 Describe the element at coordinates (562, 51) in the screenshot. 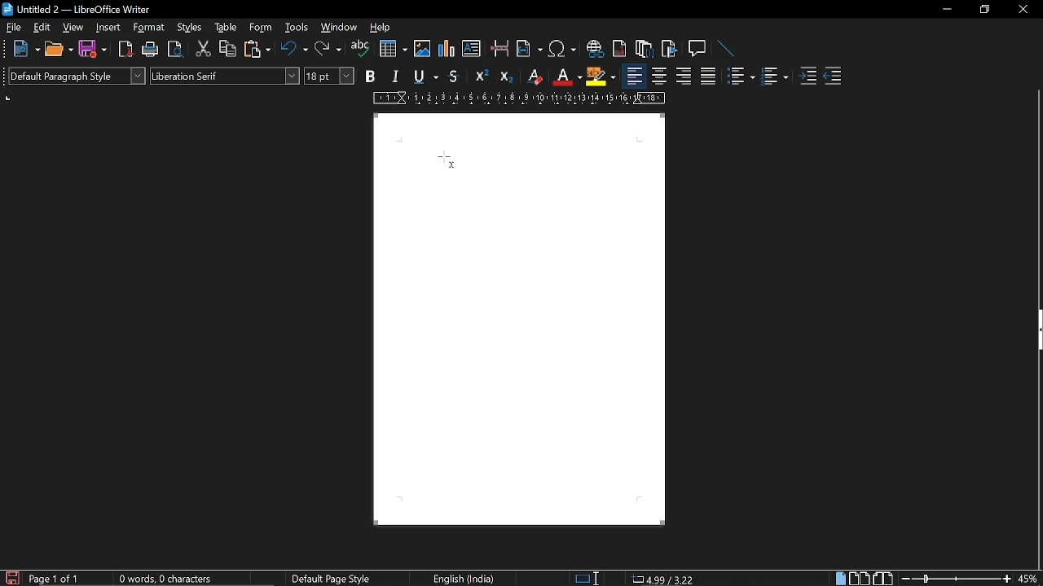

I see `insert symbol` at that location.